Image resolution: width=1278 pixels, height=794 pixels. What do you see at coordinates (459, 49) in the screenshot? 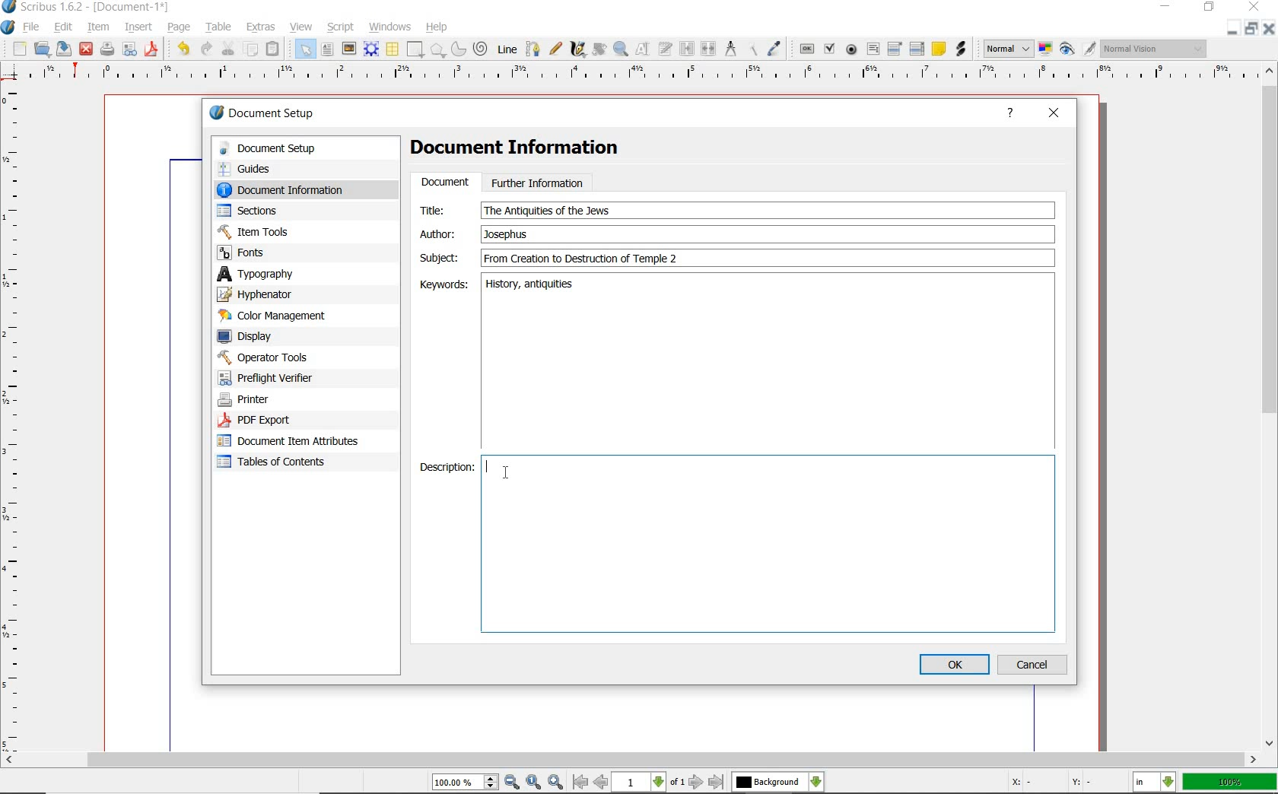
I see `arc` at bounding box center [459, 49].